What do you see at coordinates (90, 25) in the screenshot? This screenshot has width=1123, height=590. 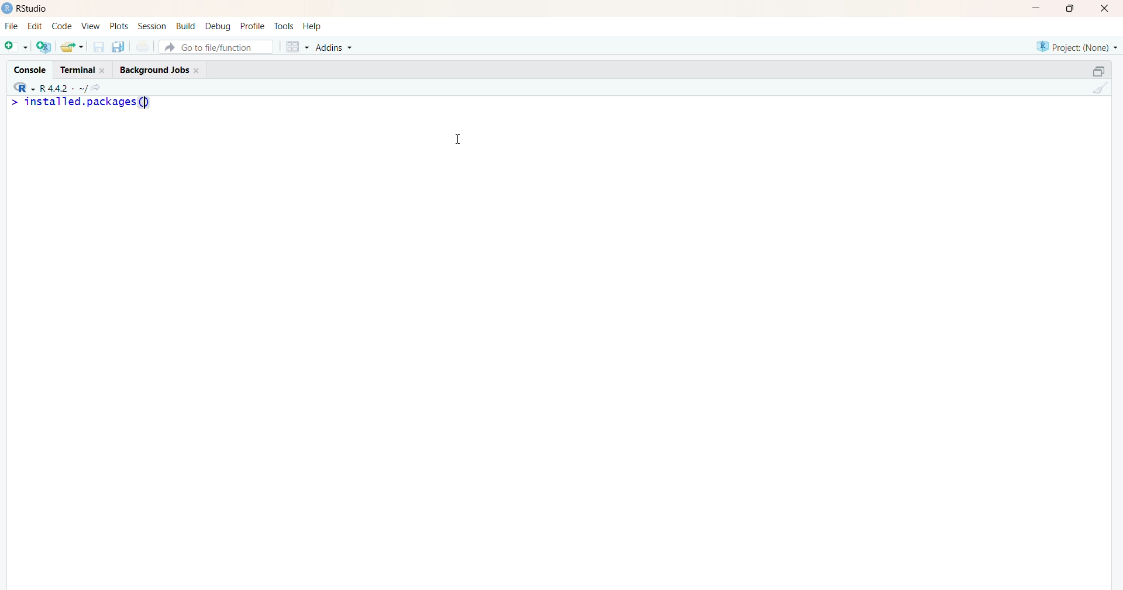 I see `view` at bounding box center [90, 25].